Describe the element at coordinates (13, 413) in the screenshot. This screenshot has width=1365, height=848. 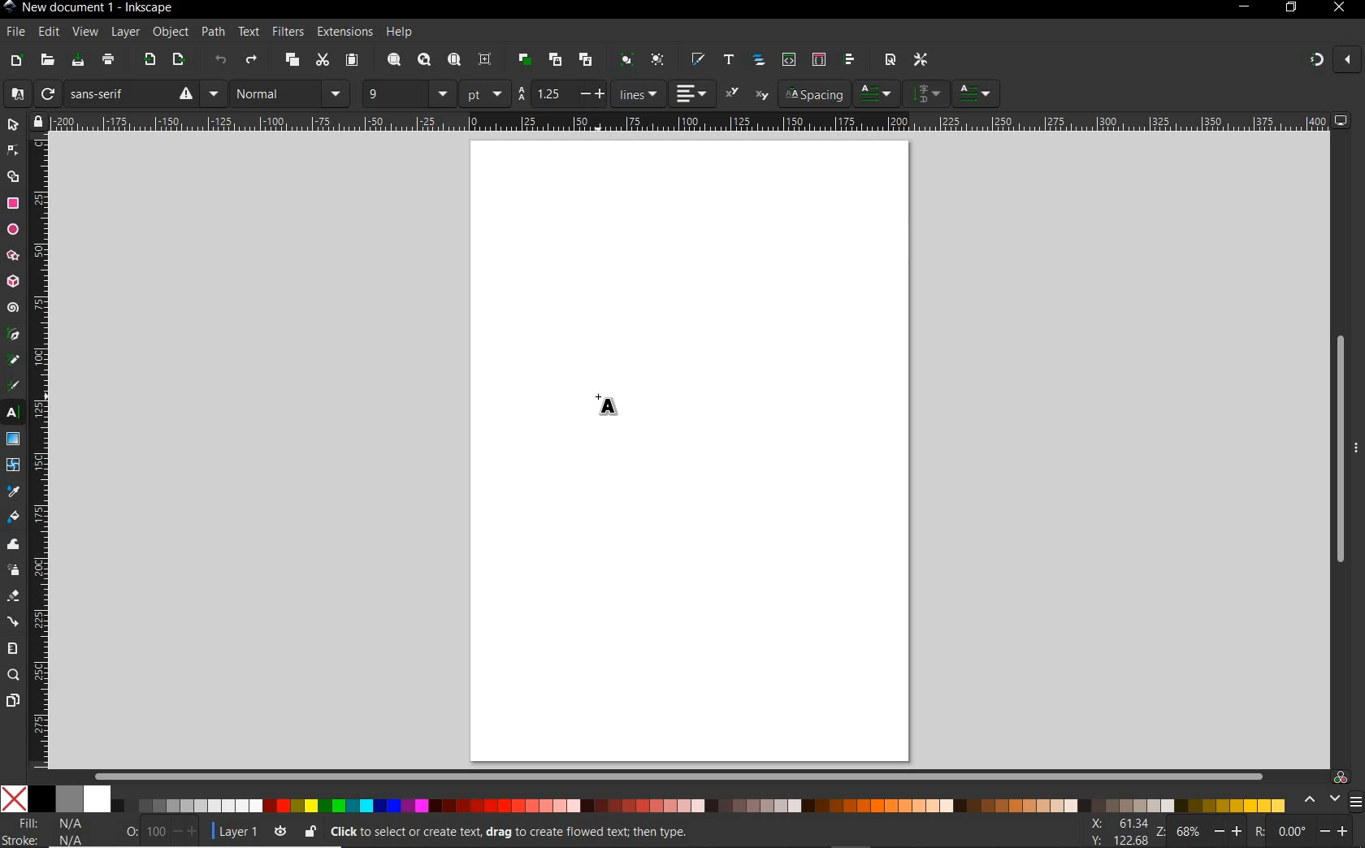
I see `text tool` at that location.